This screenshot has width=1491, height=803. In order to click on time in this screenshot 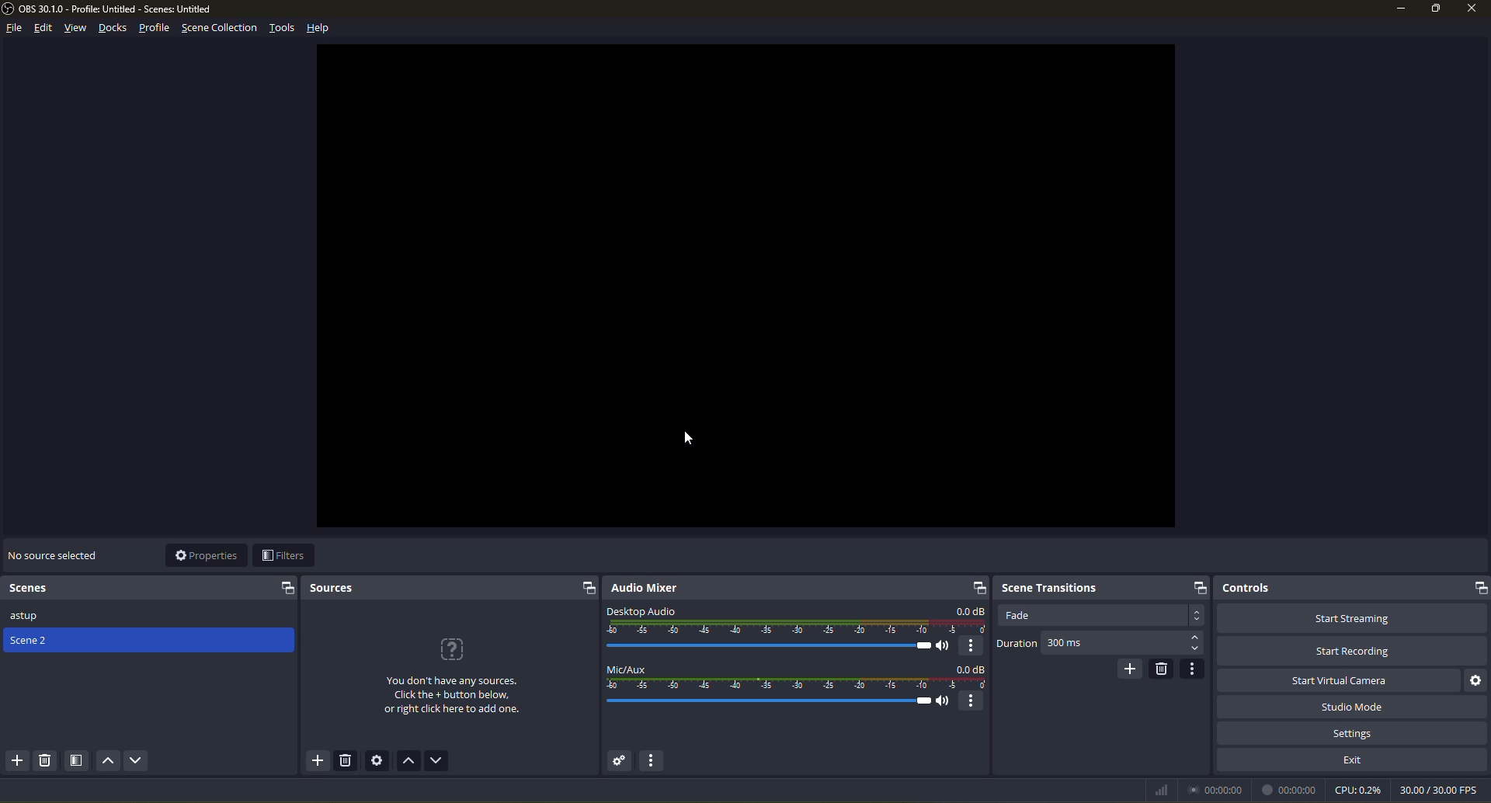, I will do `click(1289, 790)`.